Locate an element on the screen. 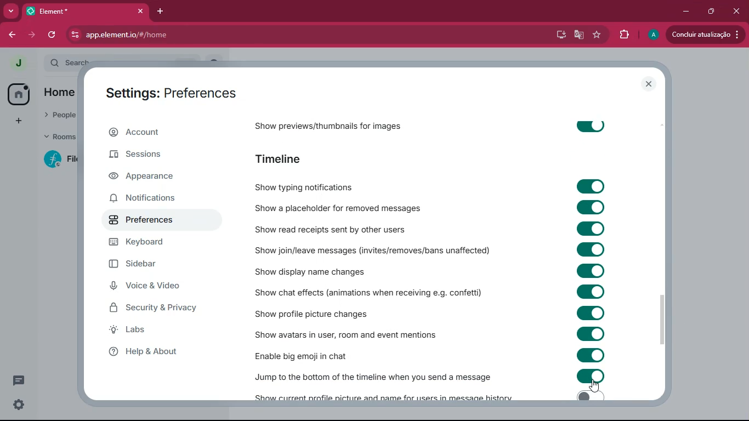 This screenshot has width=749, height=421. settings is located at coordinates (20, 405).